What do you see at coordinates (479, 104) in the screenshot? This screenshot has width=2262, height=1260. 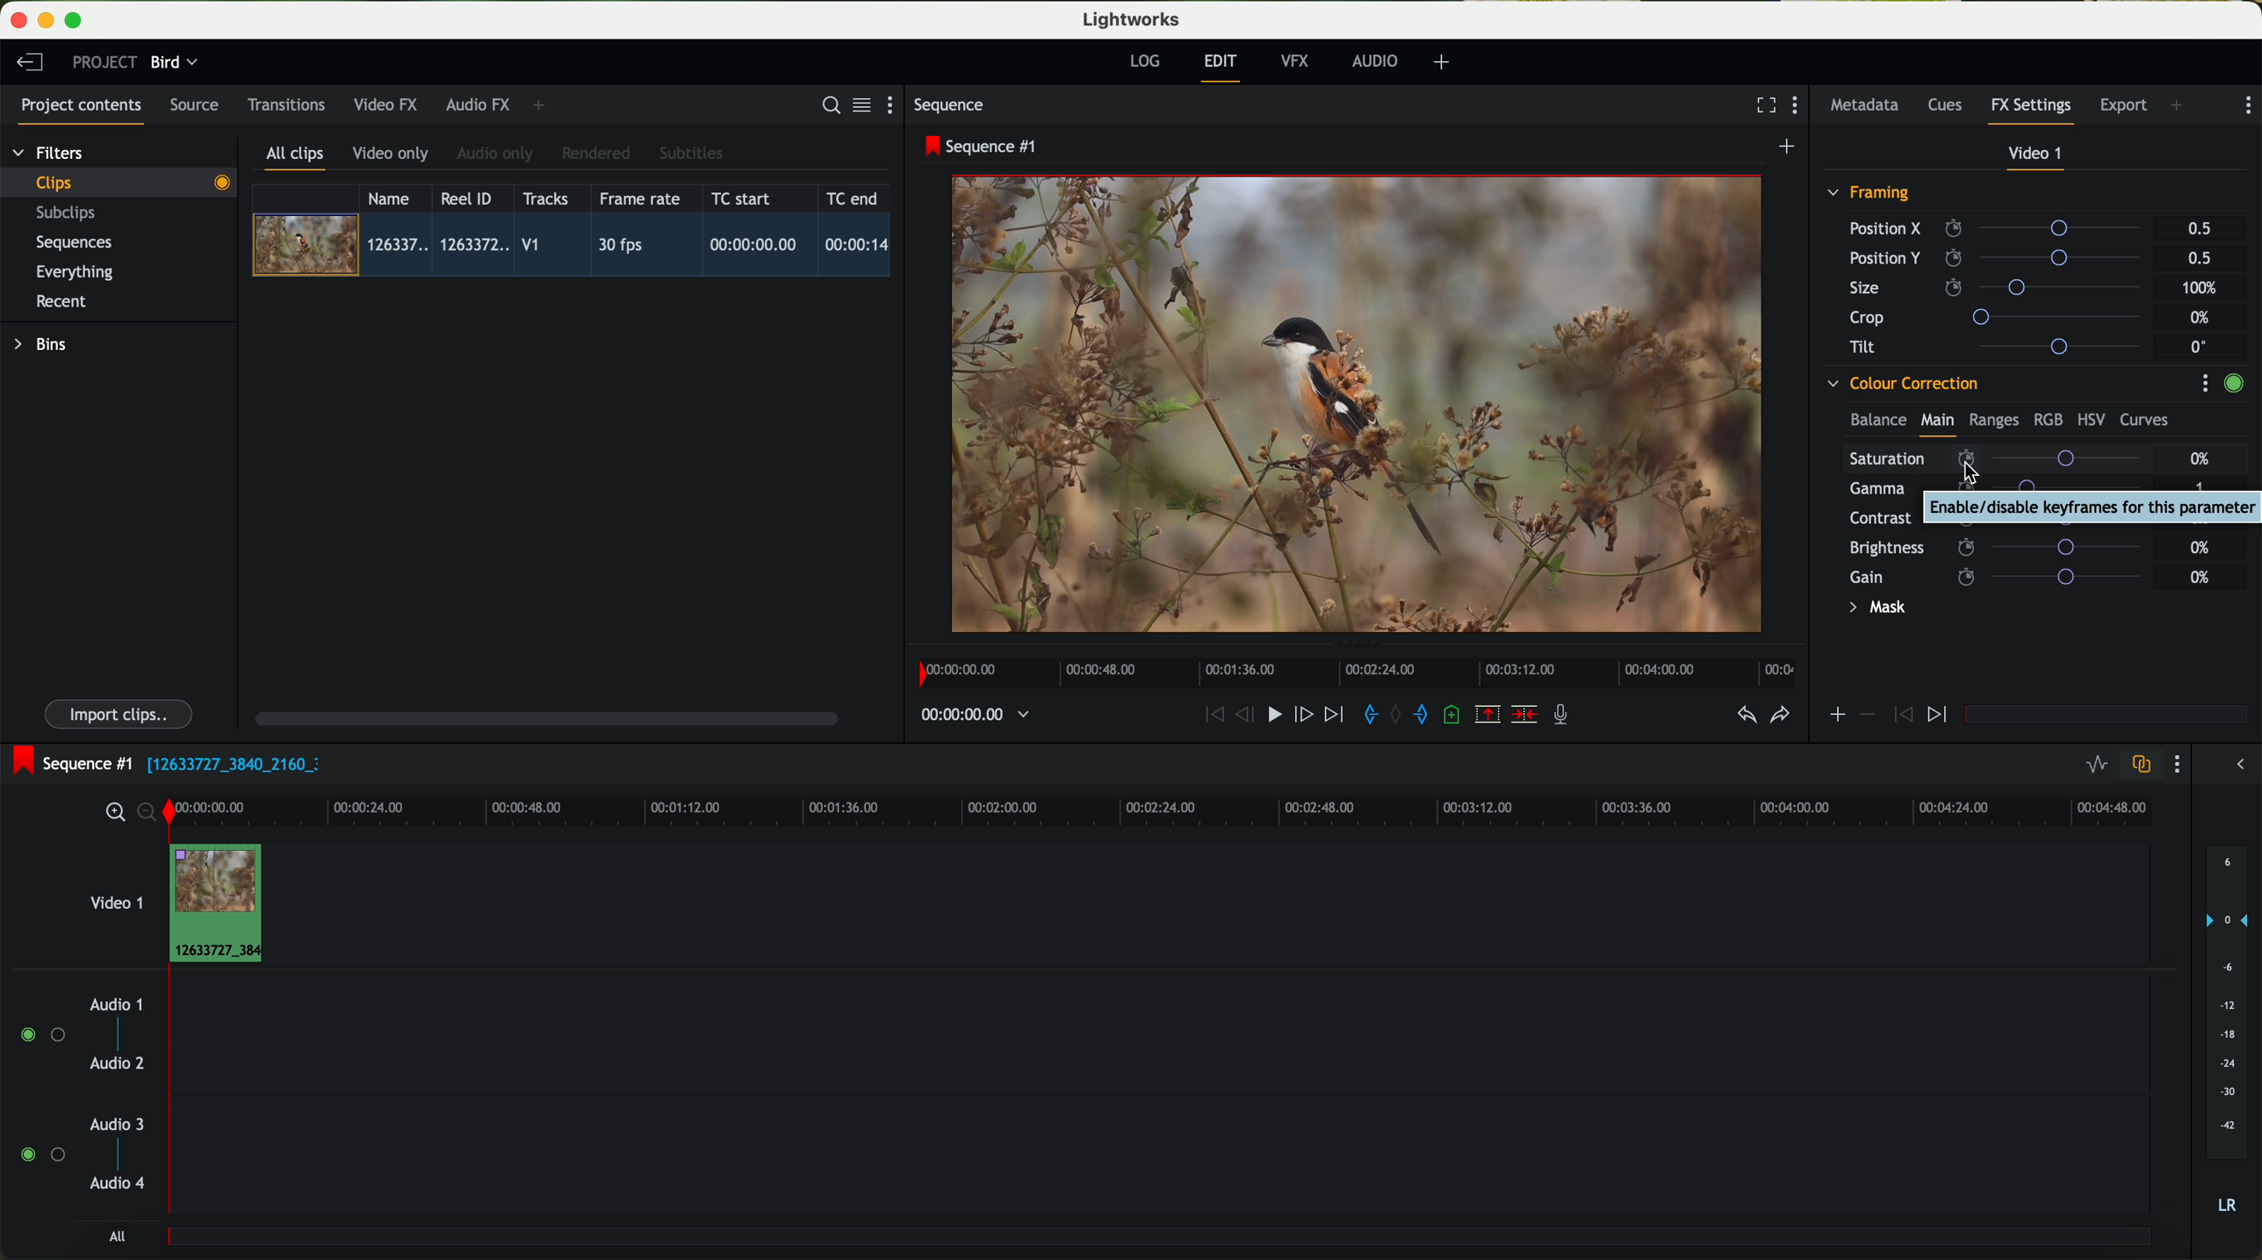 I see `audio FX` at bounding box center [479, 104].